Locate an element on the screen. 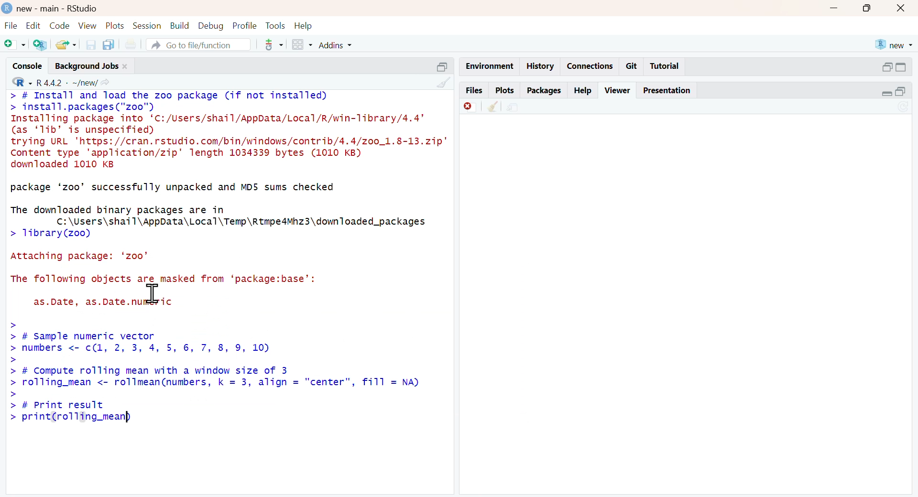 The image size is (918, 497). file is located at coordinates (11, 25).